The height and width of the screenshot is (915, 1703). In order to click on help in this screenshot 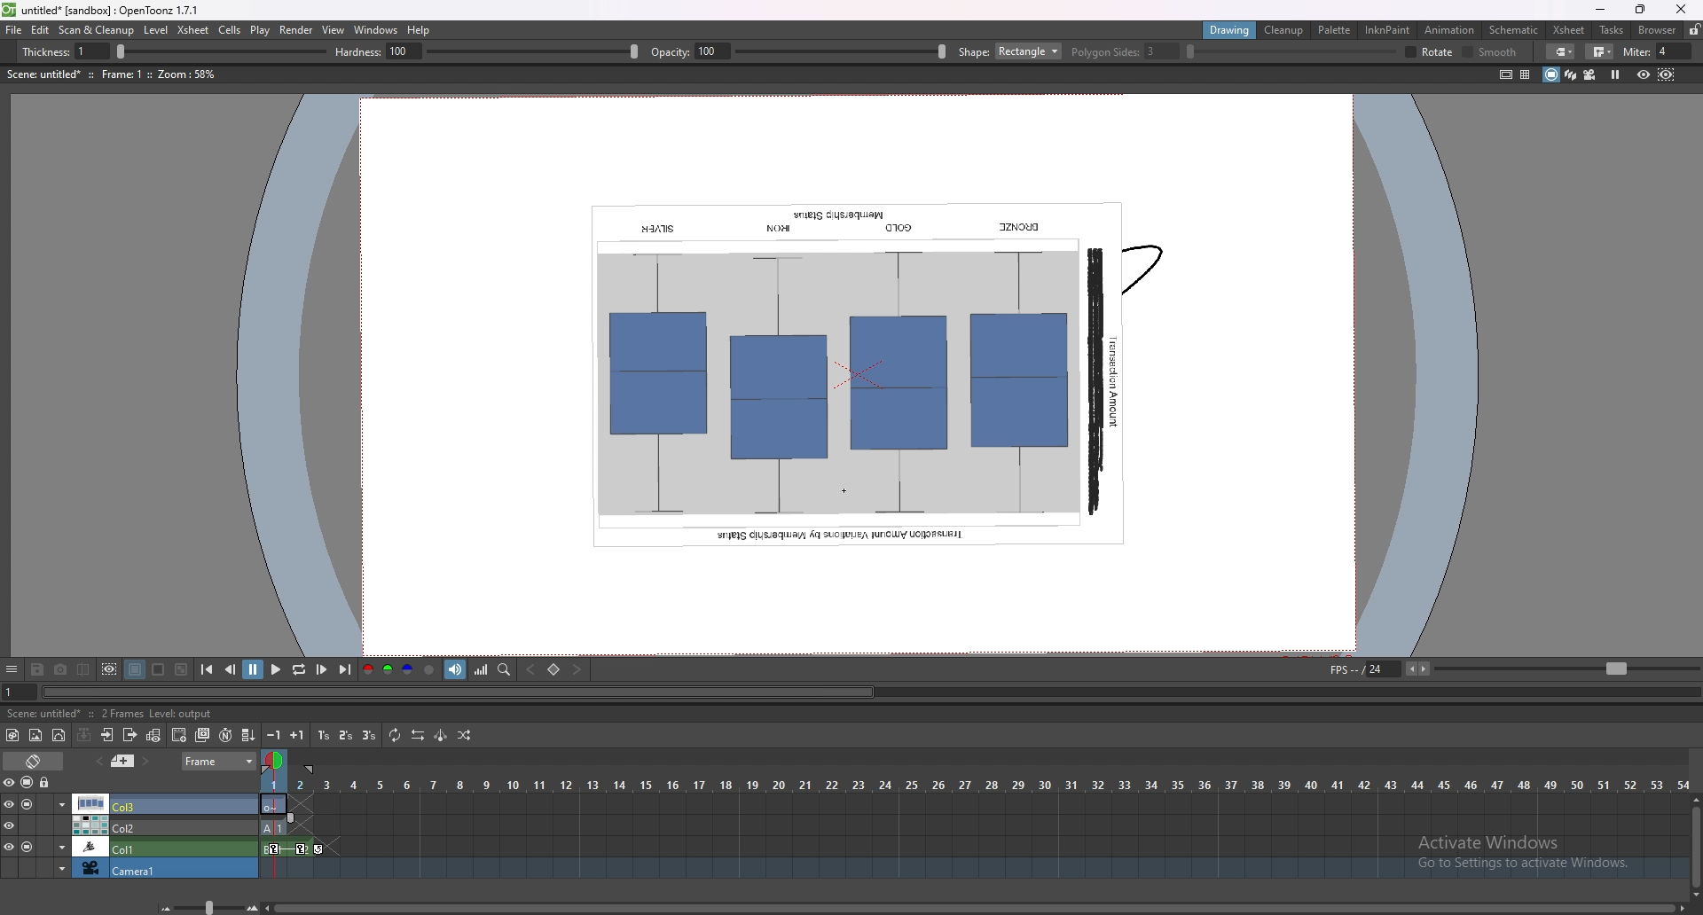, I will do `click(419, 30)`.